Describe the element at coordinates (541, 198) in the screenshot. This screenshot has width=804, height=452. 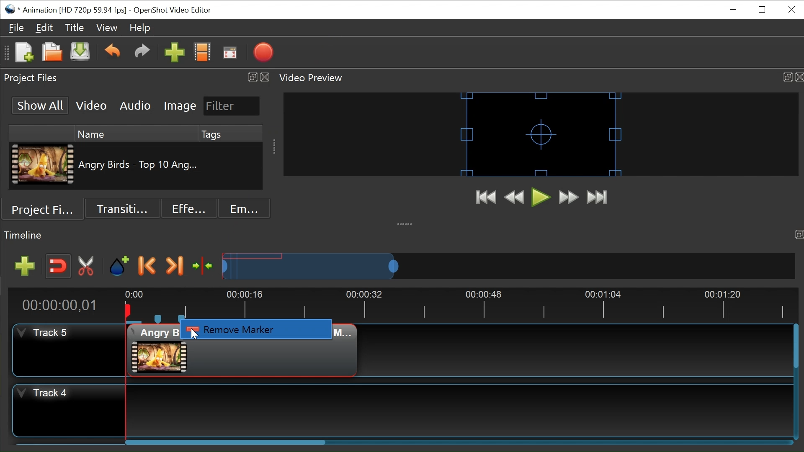
I see `Toggle Pay or pause` at that location.